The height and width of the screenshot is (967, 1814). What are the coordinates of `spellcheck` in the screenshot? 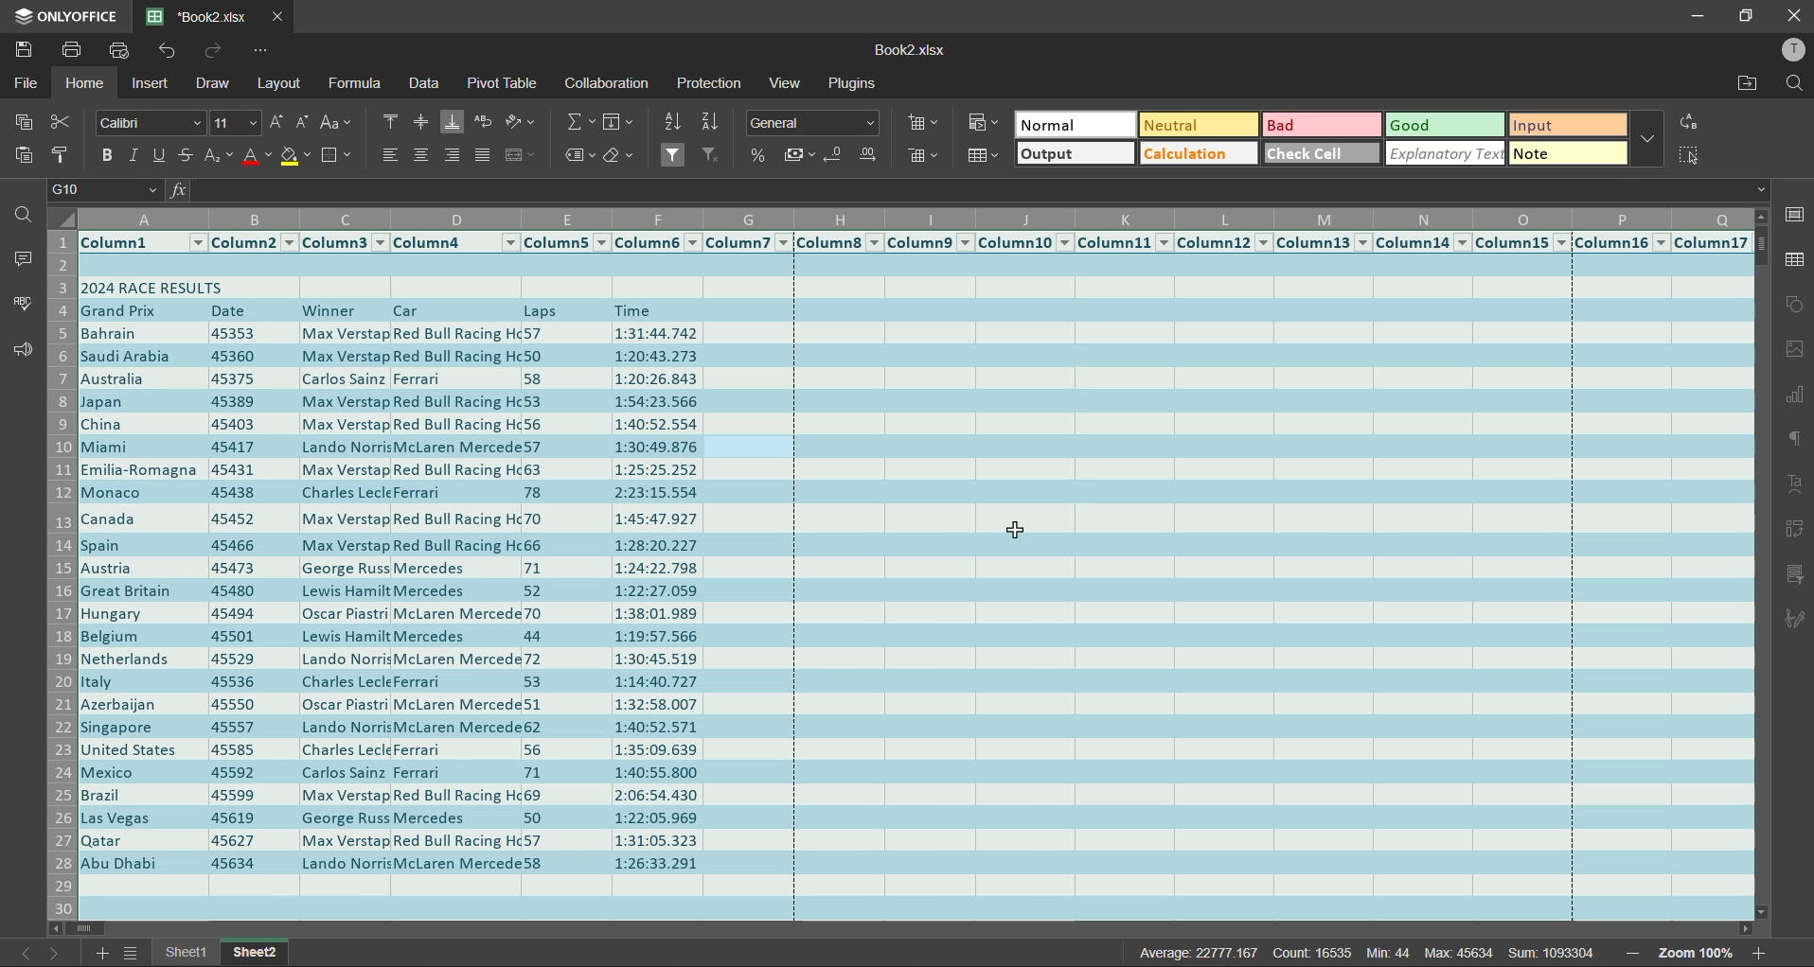 It's located at (17, 304).